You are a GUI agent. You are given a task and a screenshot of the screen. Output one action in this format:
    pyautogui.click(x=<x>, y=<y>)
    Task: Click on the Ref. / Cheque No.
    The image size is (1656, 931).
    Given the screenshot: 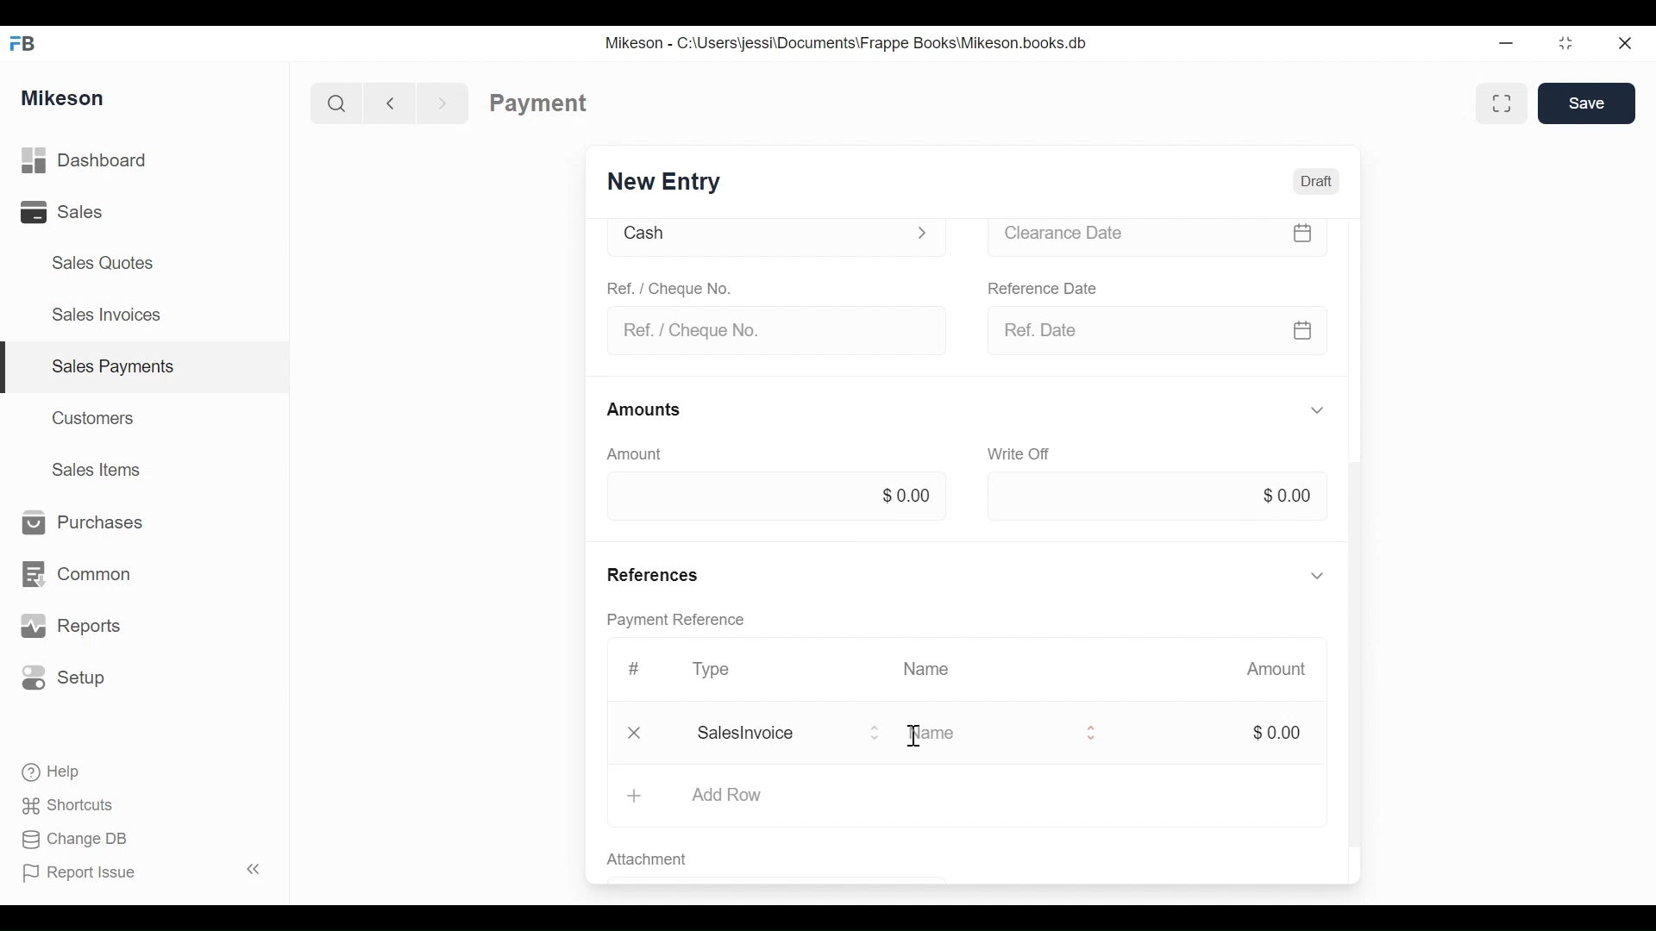 What is the action you would take?
    pyautogui.click(x=675, y=291)
    